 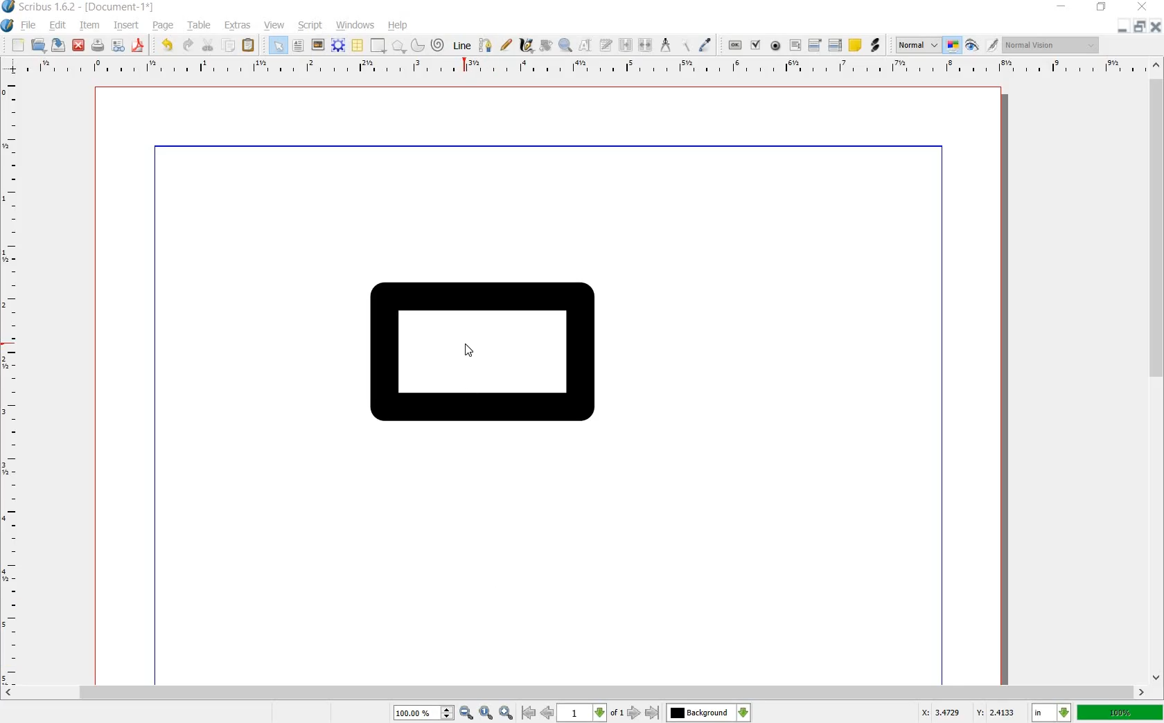 What do you see at coordinates (836, 46) in the screenshot?
I see `pdf list box` at bounding box center [836, 46].